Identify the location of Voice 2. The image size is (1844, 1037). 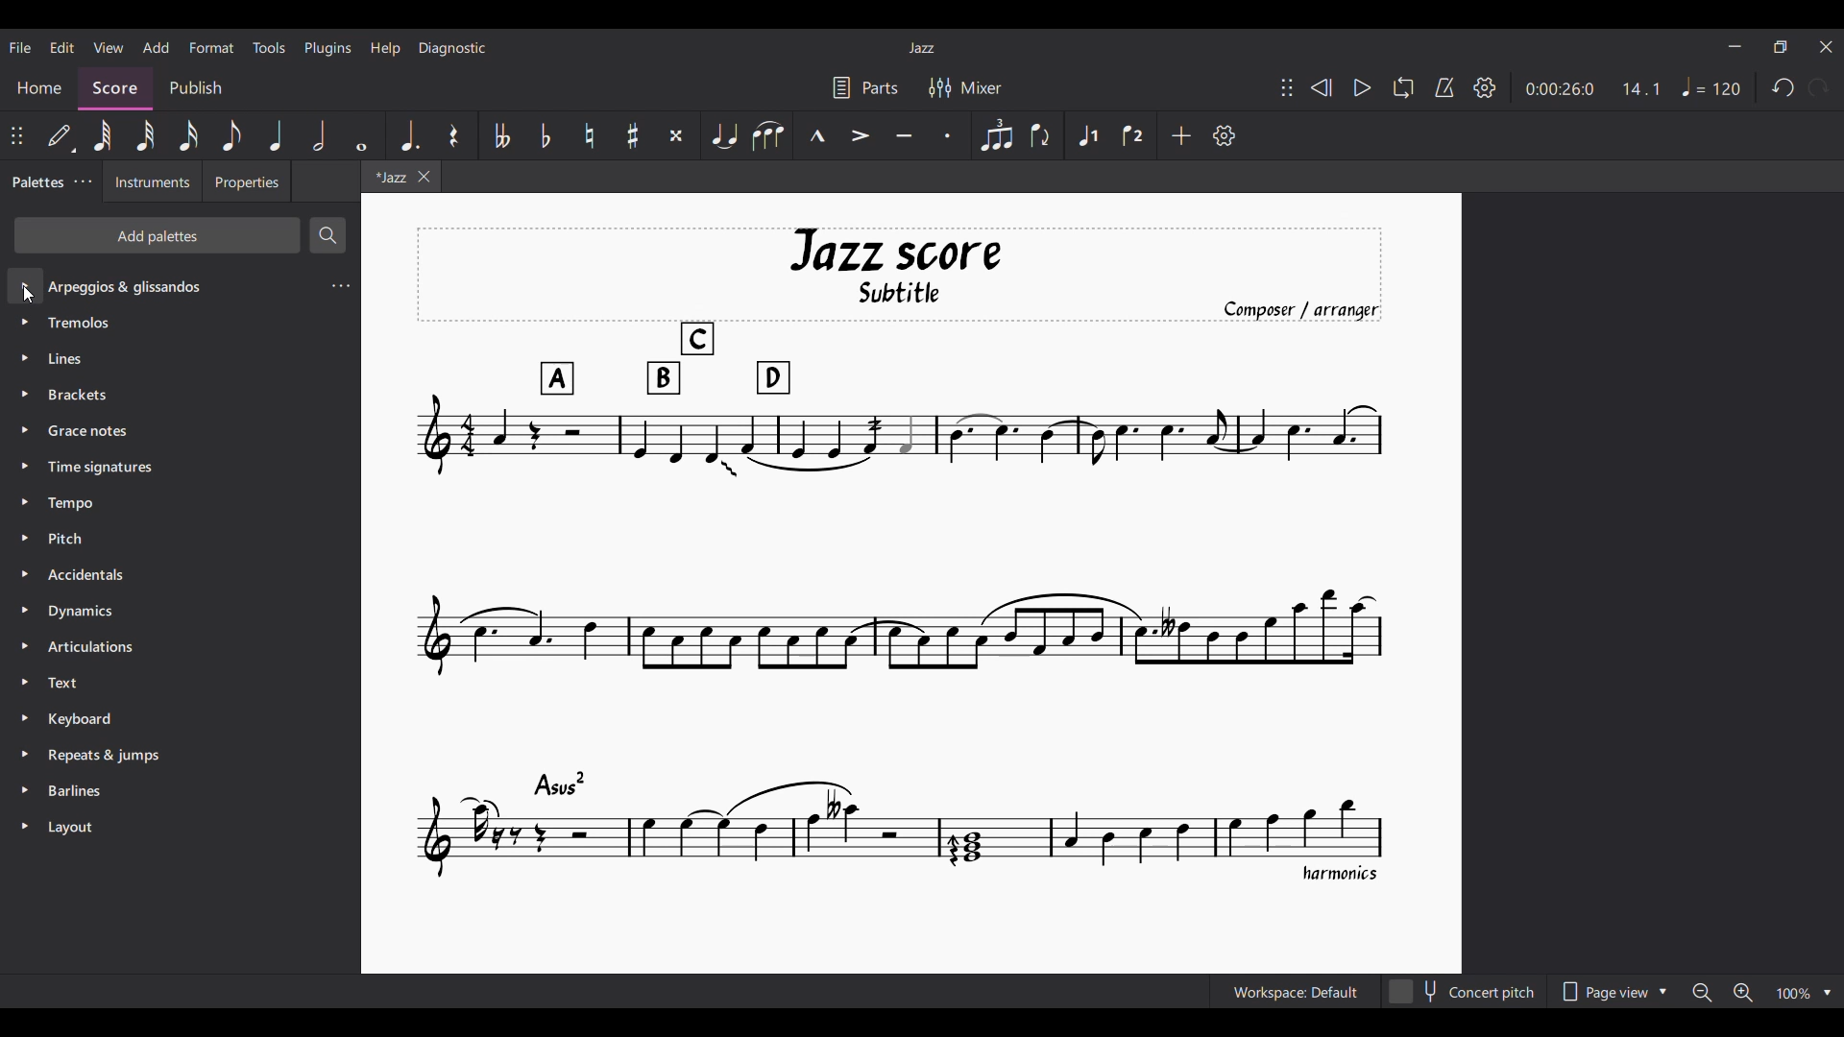
(1134, 134).